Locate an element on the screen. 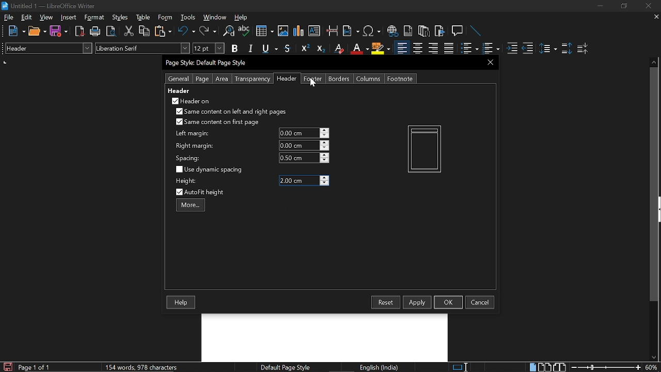 The height and width of the screenshot is (372, 661). right margin is located at coordinates (195, 146).